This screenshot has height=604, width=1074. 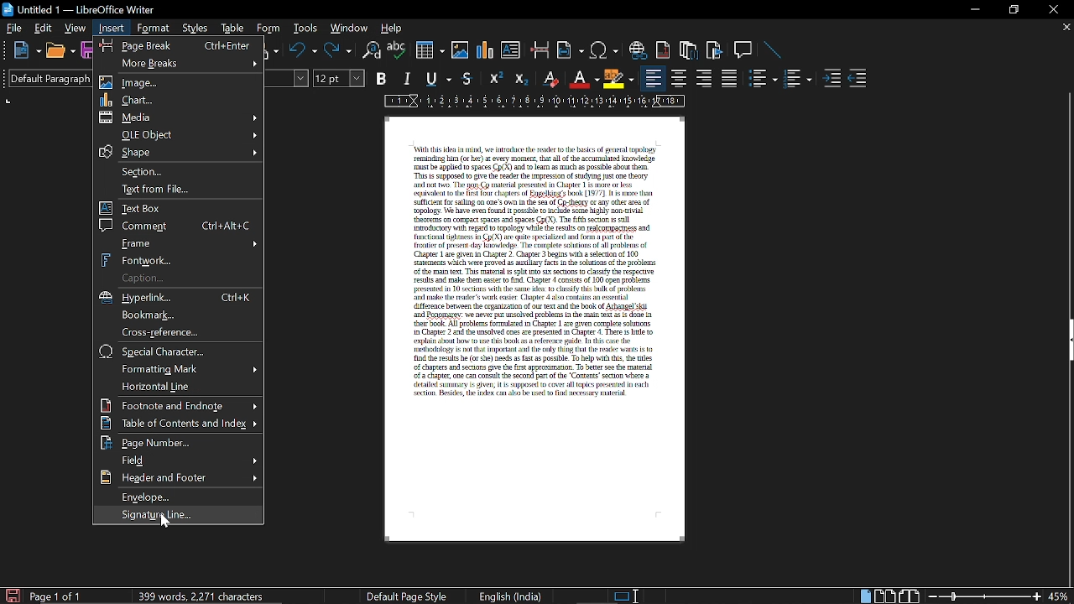 What do you see at coordinates (176, 225) in the screenshot?
I see `comment` at bounding box center [176, 225].